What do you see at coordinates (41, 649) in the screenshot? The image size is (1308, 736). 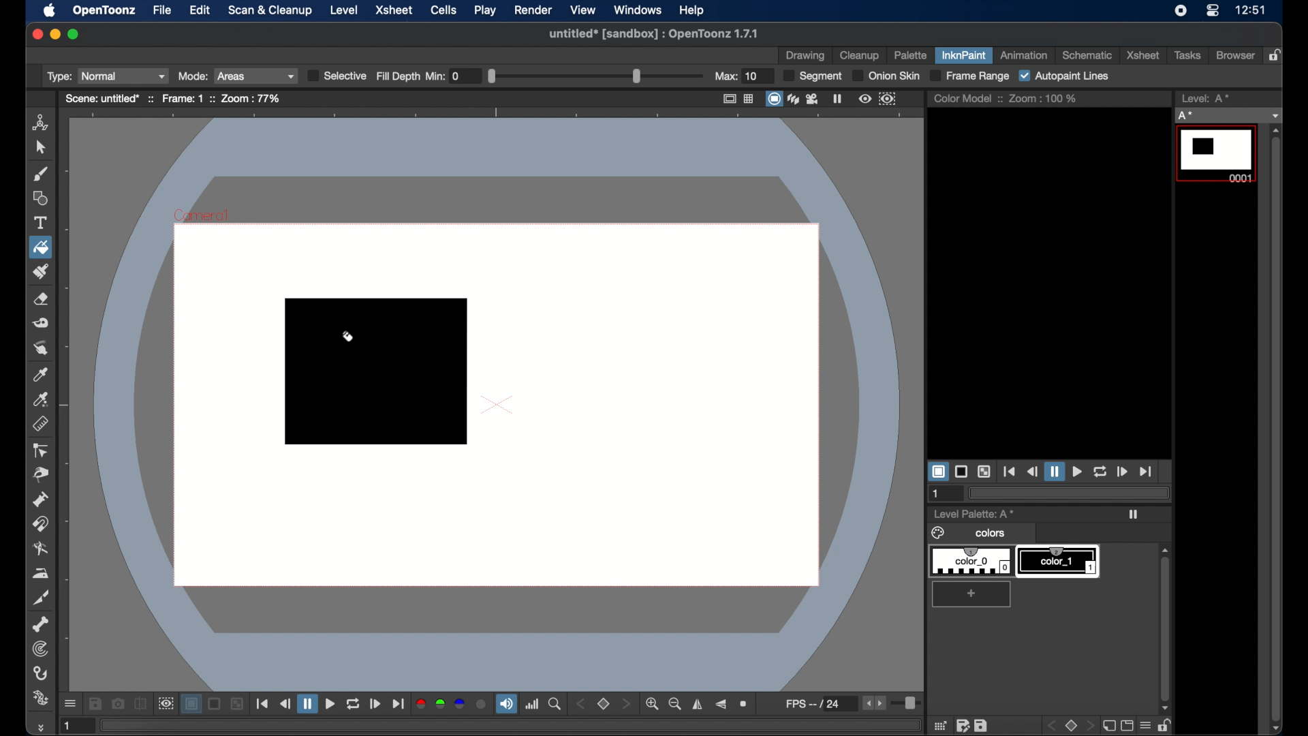 I see `tracker tool` at bounding box center [41, 649].